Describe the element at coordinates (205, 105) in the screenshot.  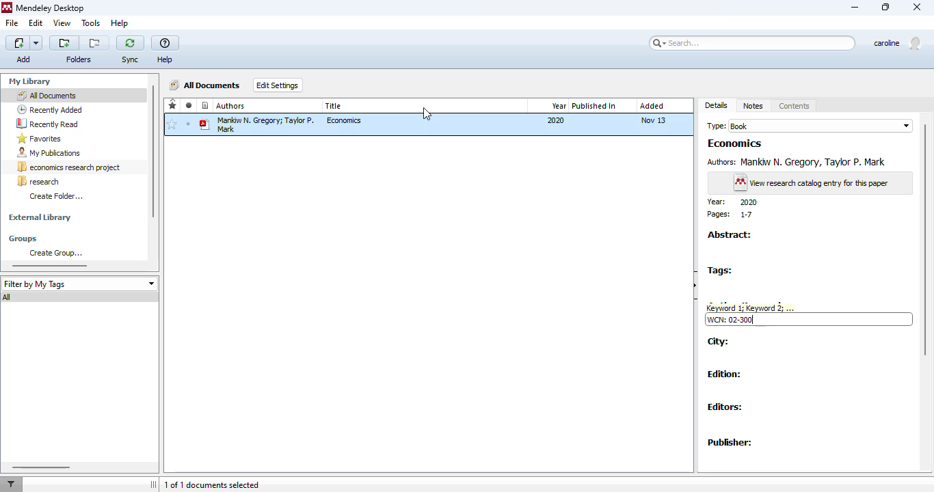
I see `recently added` at that location.